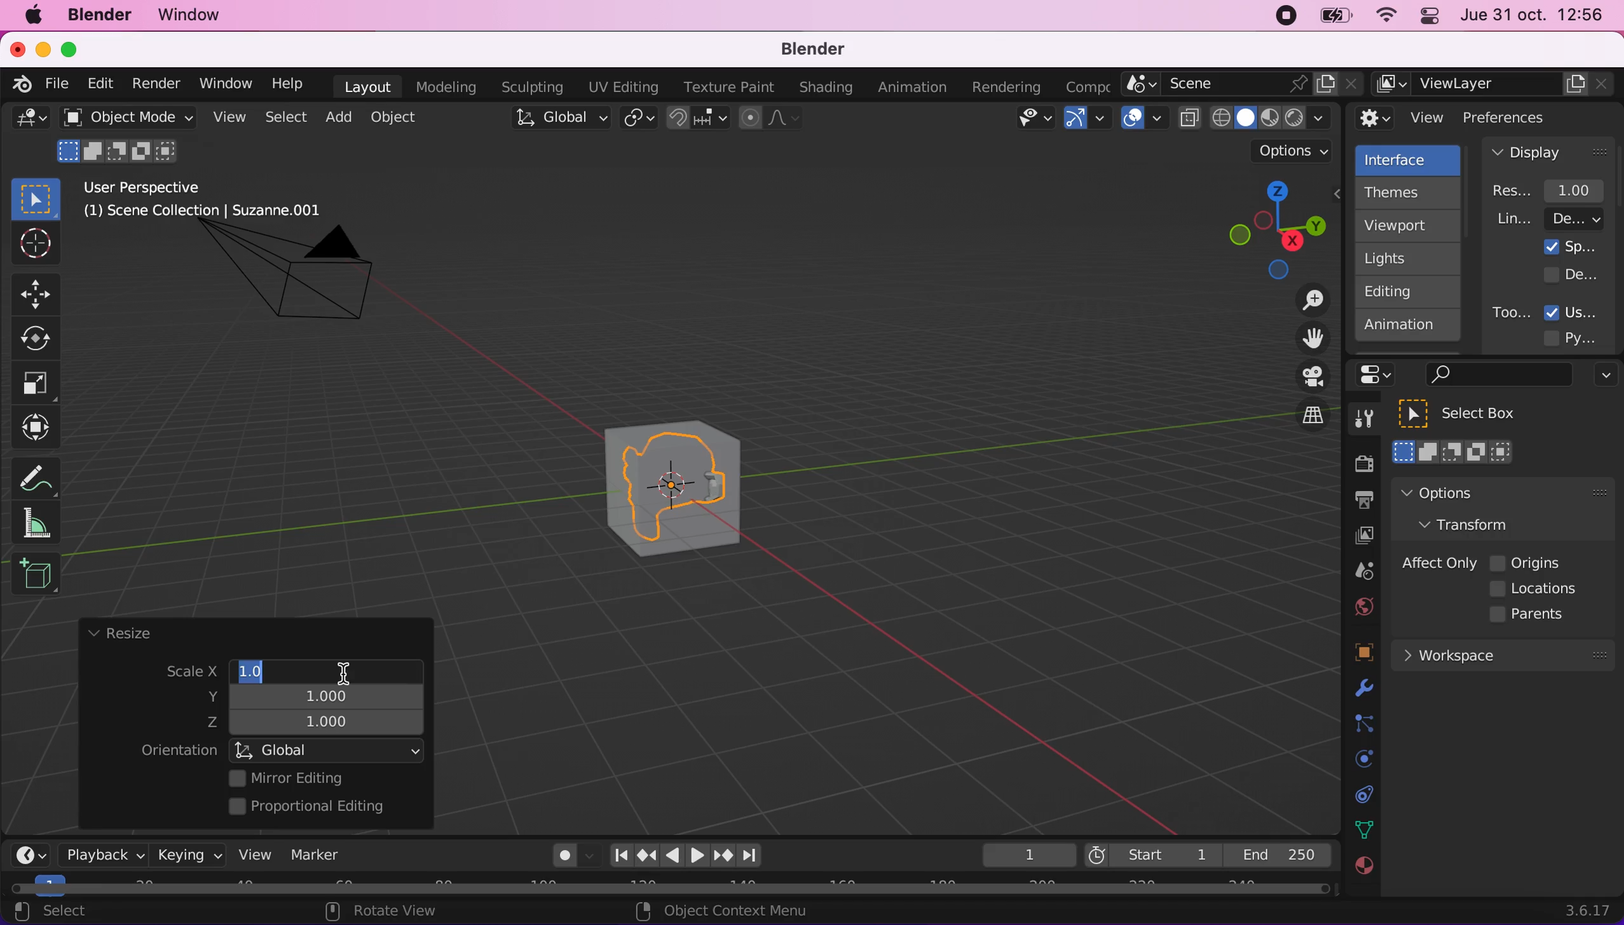 The width and height of the screenshot is (1624, 925). What do you see at coordinates (674, 483) in the screenshot?
I see `cube` at bounding box center [674, 483].